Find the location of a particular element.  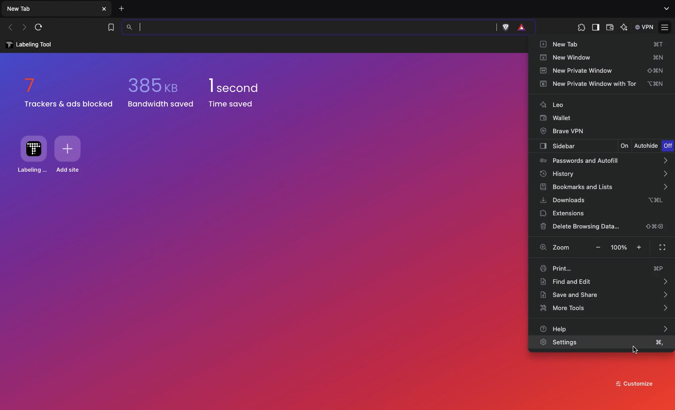

brave rewards is located at coordinates (520, 27).